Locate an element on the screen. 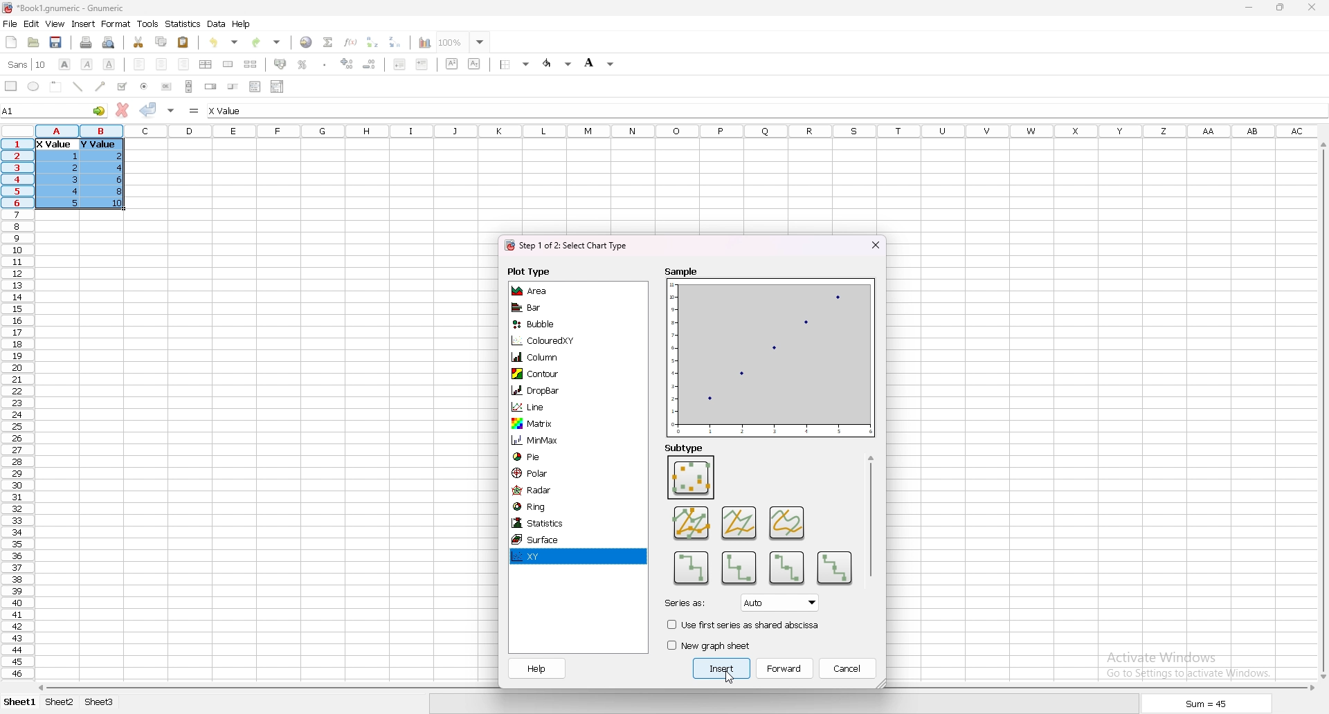 Image resolution: width=1329 pixels, height=714 pixels. plot type is located at coordinates (530, 272).